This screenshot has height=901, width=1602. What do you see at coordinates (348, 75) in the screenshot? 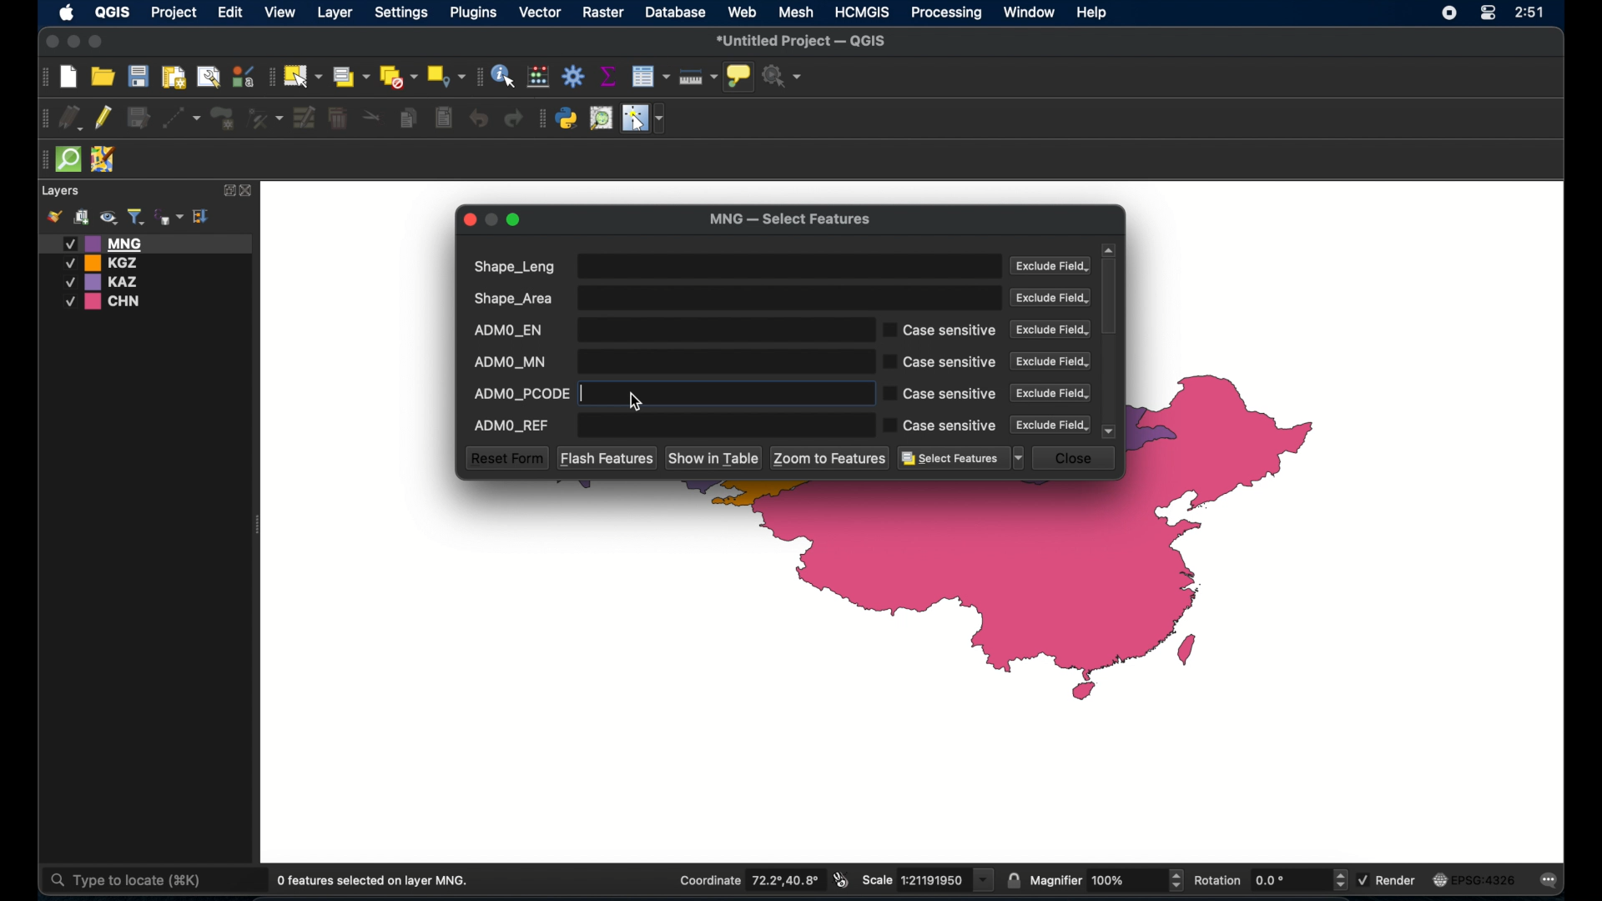
I see `select by area or single click` at bounding box center [348, 75].